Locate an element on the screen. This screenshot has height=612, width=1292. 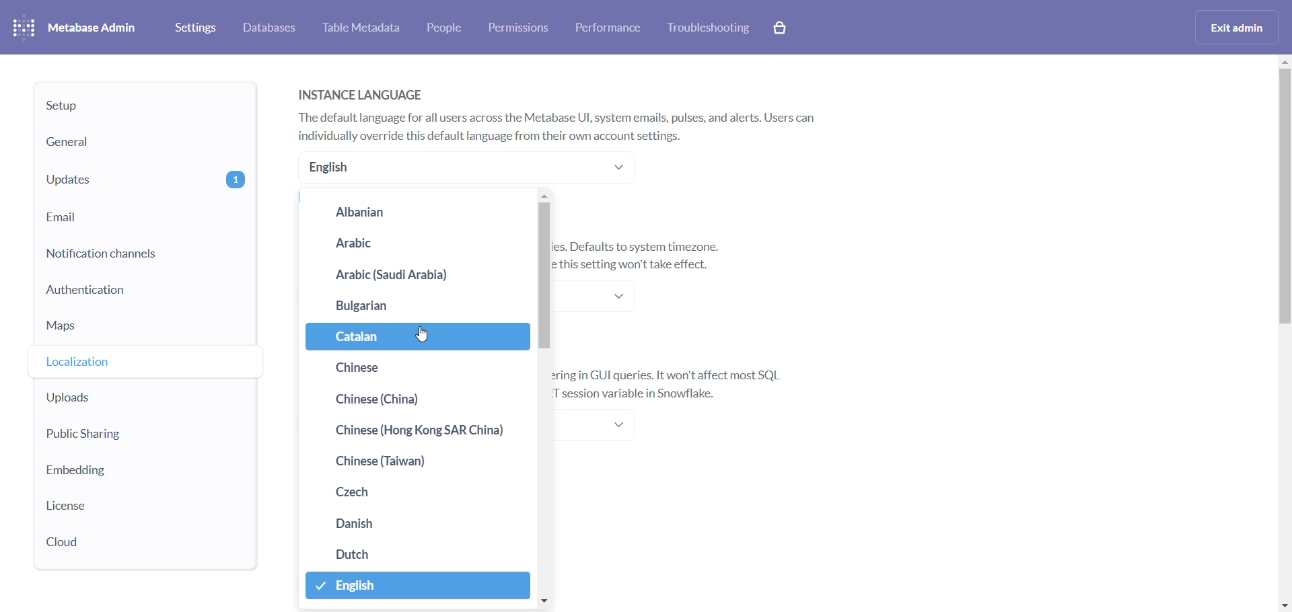
troubleshooting is located at coordinates (711, 28).